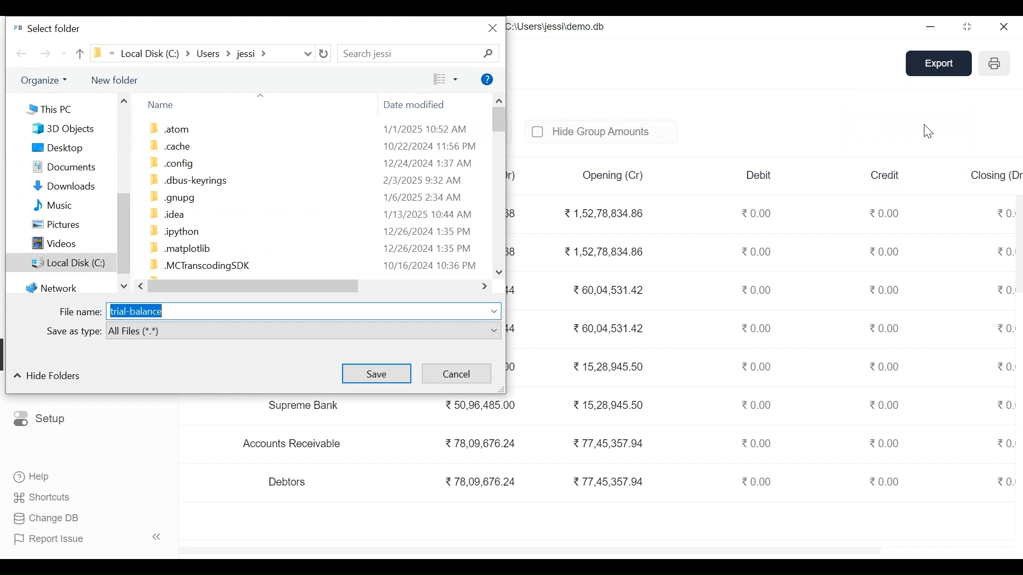  Describe the element at coordinates (39, 419) in the screenshot. I see `Setup` at that location.